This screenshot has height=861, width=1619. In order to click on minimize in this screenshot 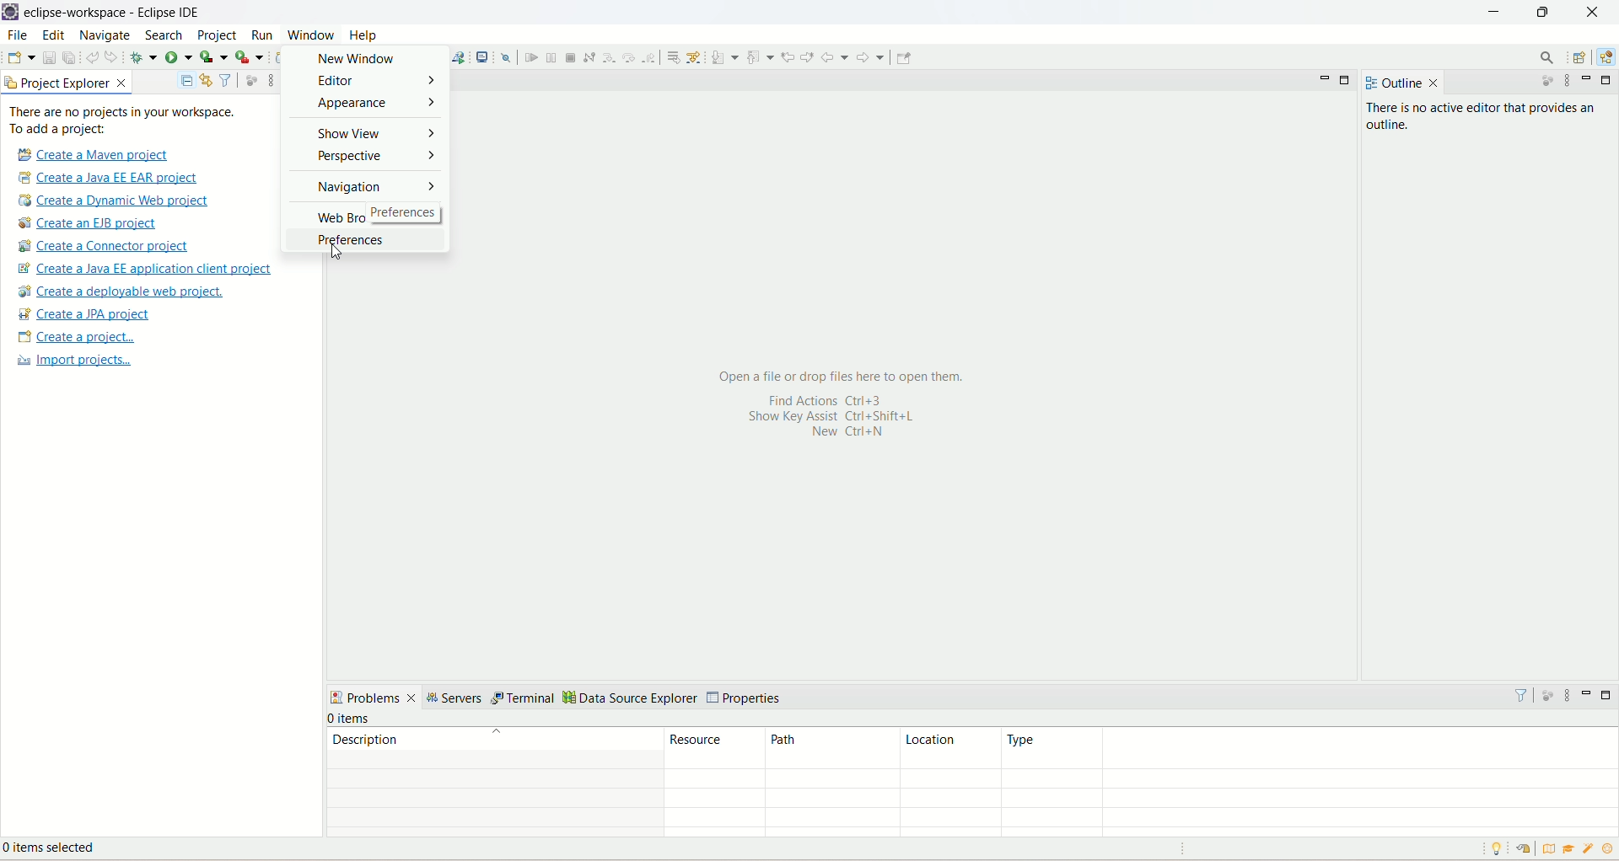, I will do `click(1589, 693)`.